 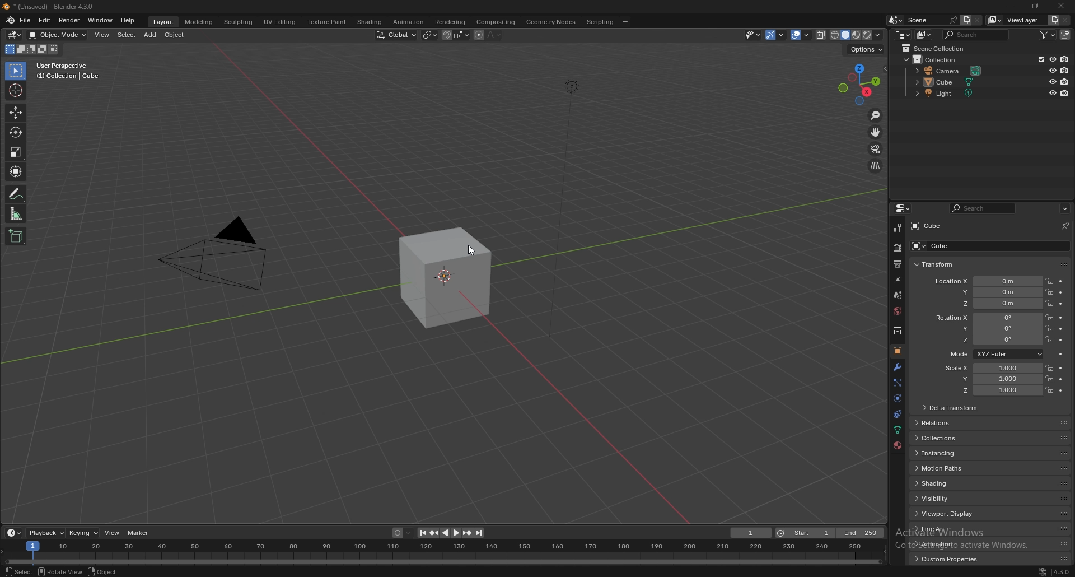 I want to click on disable in render, so click(x=1065, y=81).